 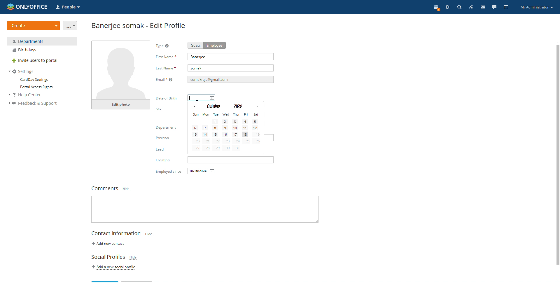 I want to click on resize, so click(x=316, y=221).